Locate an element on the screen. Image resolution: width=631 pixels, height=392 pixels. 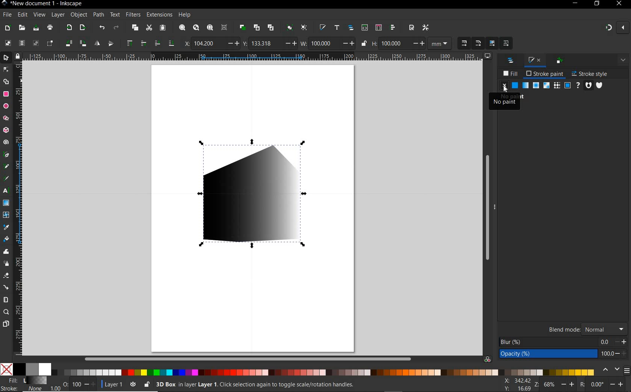
OPEN FILL AND STROKE is located at coordinates (323, 28).